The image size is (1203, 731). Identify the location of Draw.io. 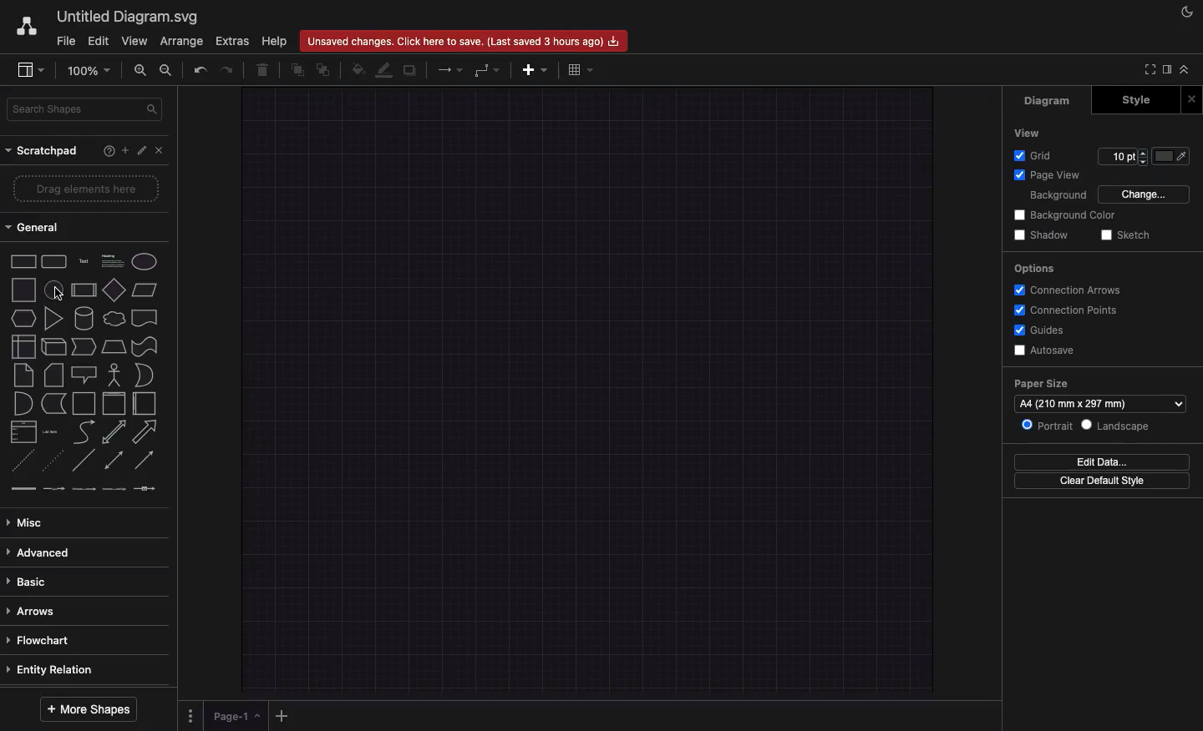
(28, 28).